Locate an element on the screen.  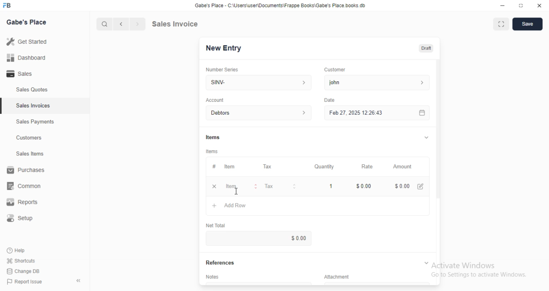
remove row is located at coordinates (215, 187).